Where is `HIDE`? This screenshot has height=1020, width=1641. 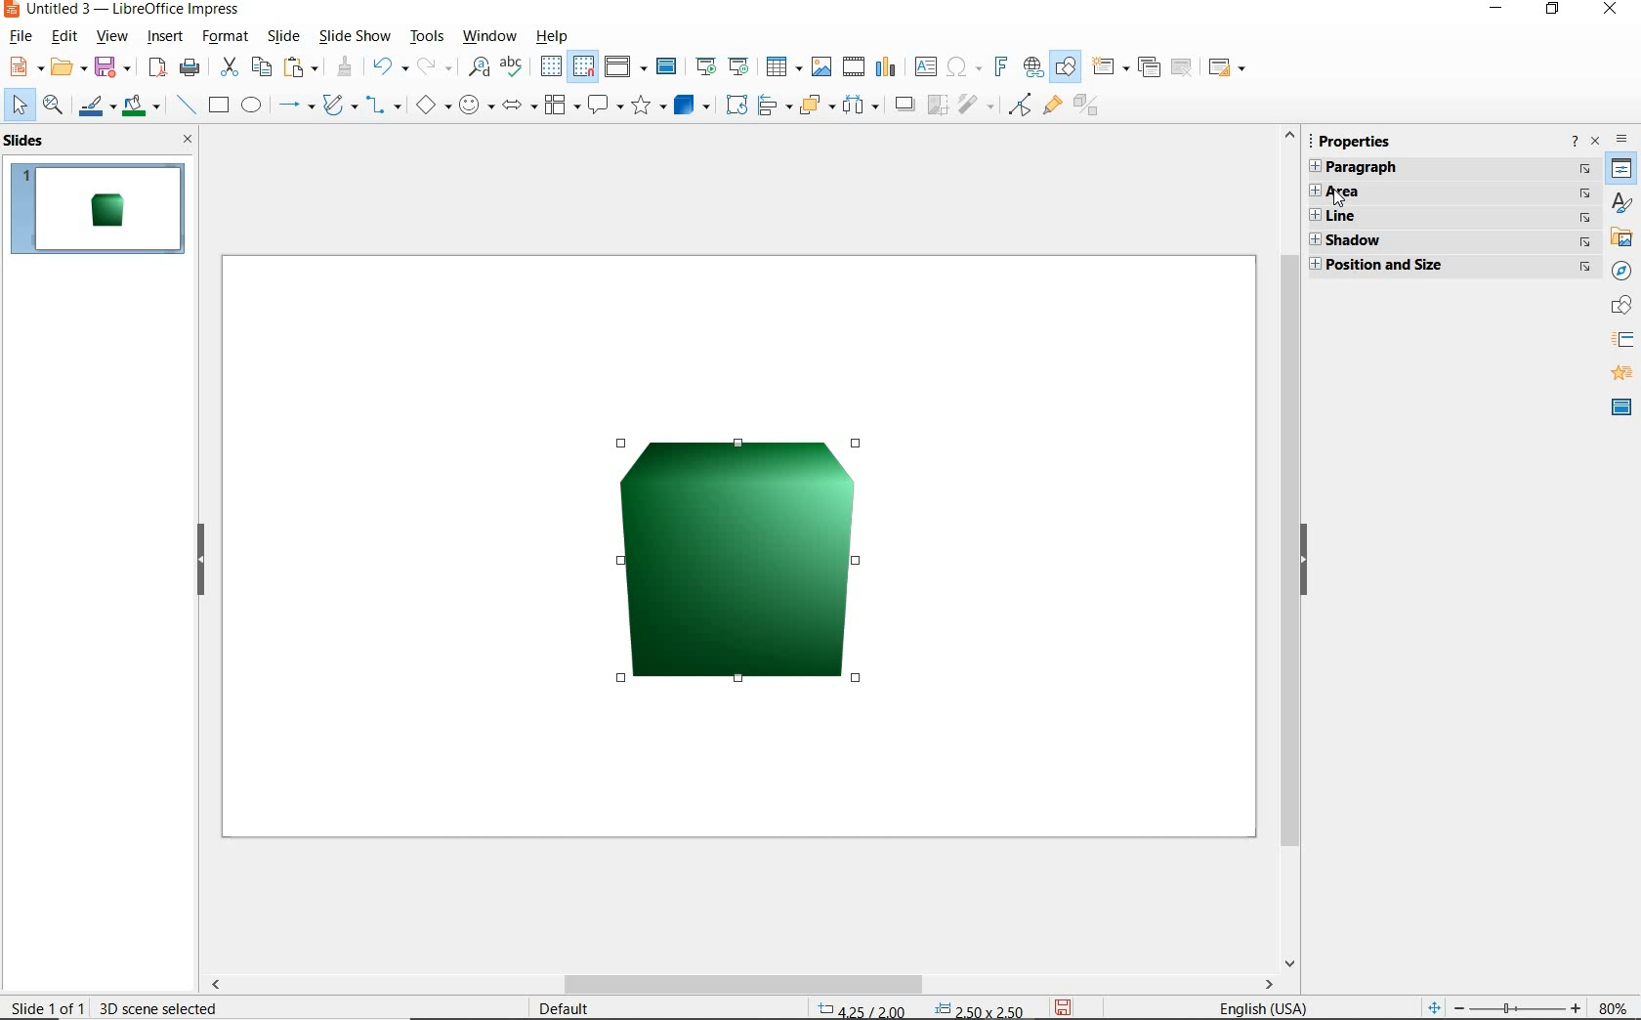
HIDE is located at coordinates (199, 561).